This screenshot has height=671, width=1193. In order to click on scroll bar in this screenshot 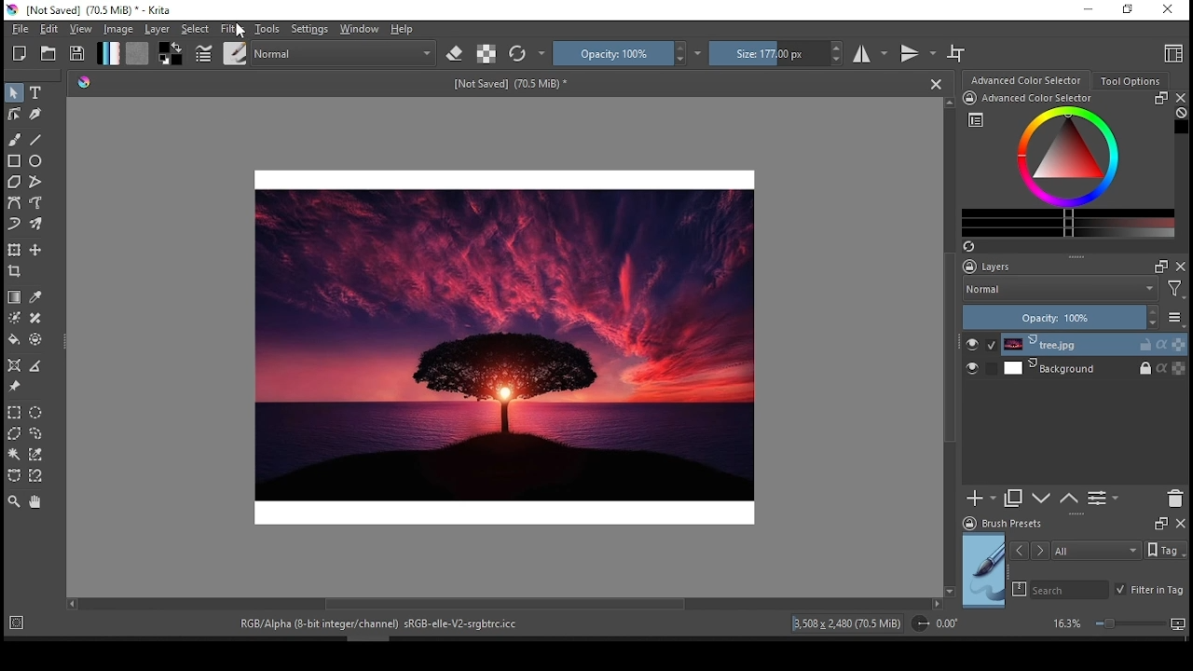, I will do `click(952, 347)`.